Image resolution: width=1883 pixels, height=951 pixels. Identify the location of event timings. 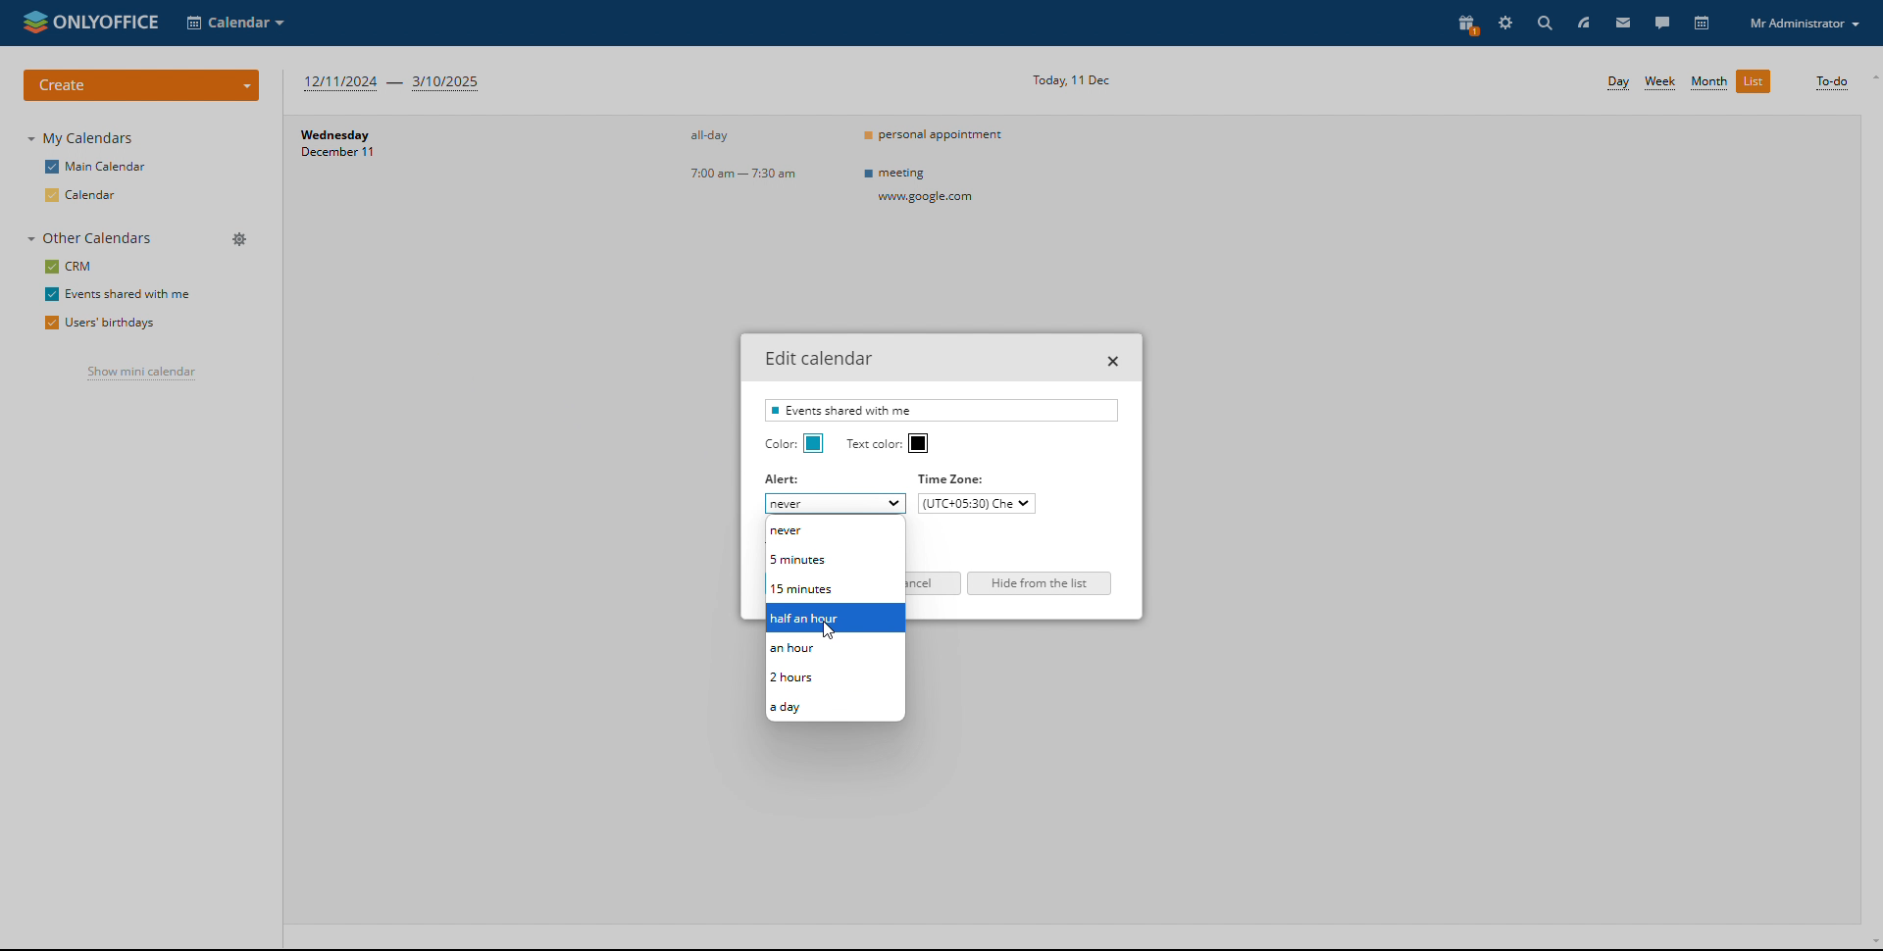
(750, 156).